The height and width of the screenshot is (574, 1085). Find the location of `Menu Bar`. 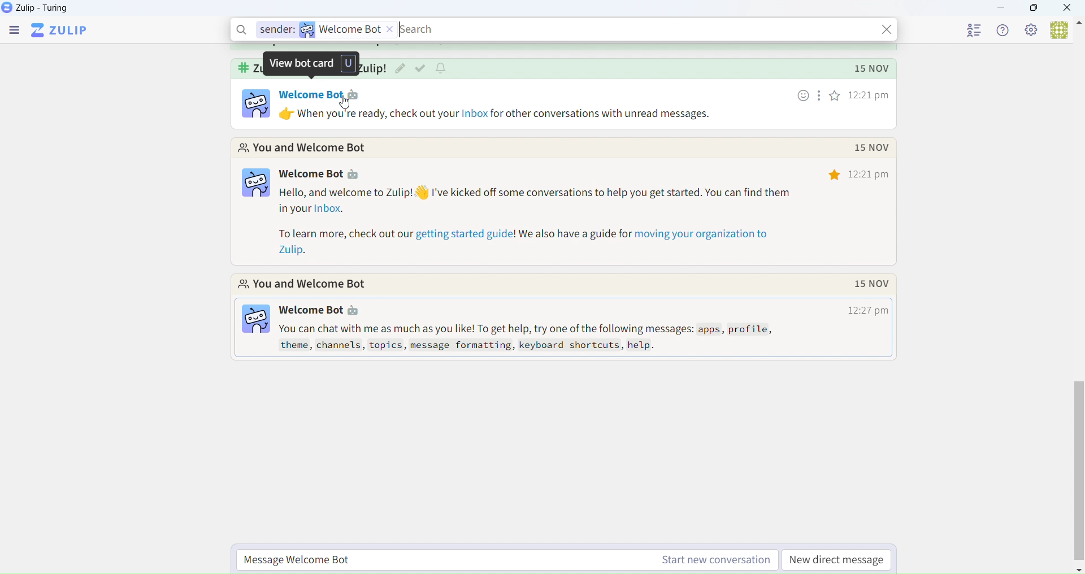

Menu Bar is located at coordinates (14, 32).